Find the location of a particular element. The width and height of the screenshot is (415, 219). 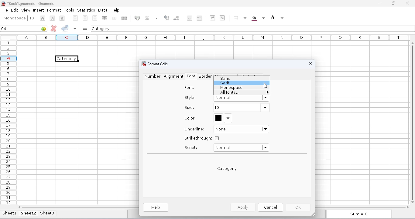

help is located at coordinates (115, 10).